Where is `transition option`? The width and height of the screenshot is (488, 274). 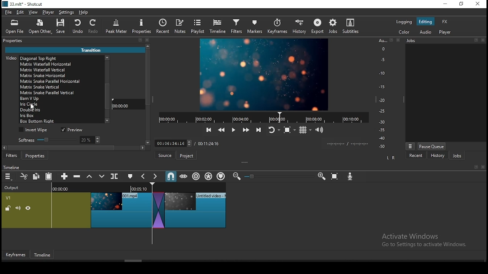
transition option is located at coordinates (60, 65).